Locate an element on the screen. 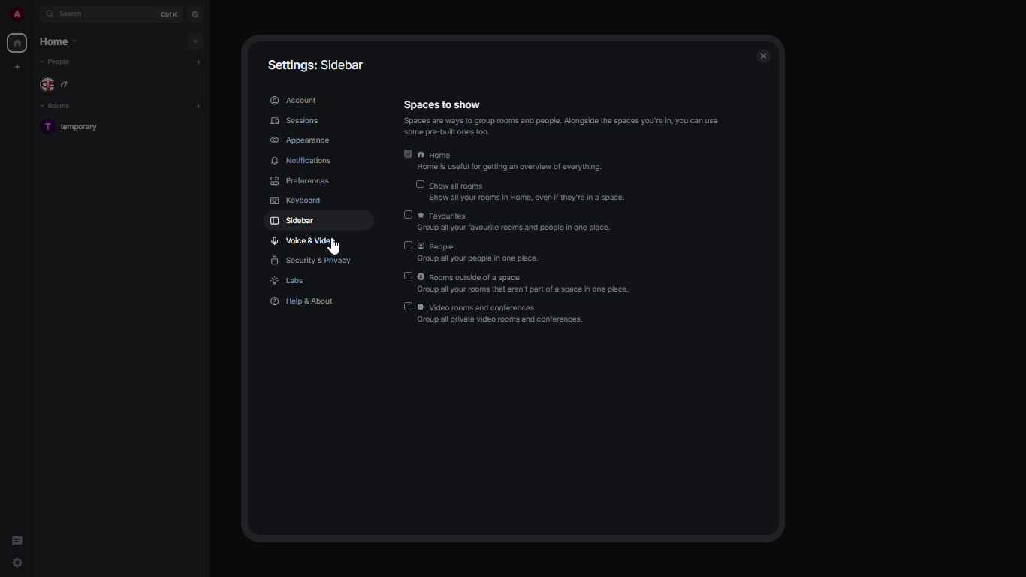  navigator is located at coordinates (194, 14).